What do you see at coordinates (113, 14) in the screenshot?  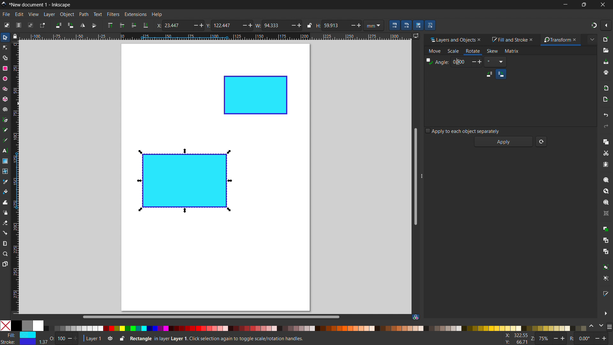 I see `filters` at bounding box center [113, 14].